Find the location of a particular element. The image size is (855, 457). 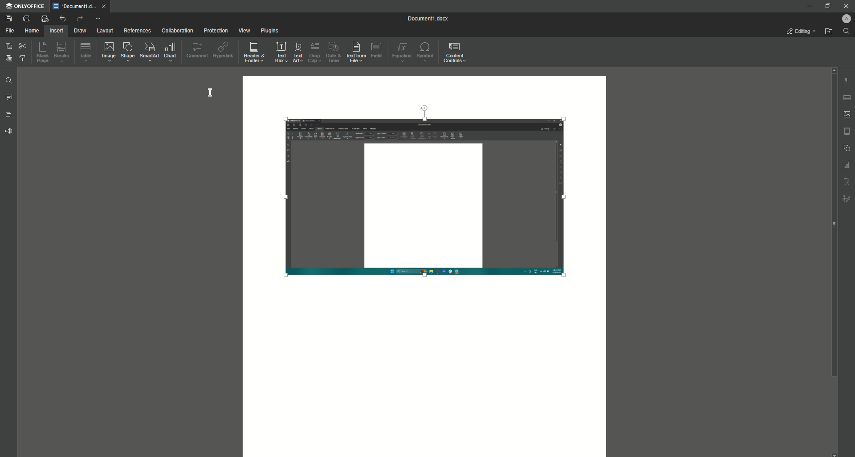

Feedback is located at coordinates (10, 132).